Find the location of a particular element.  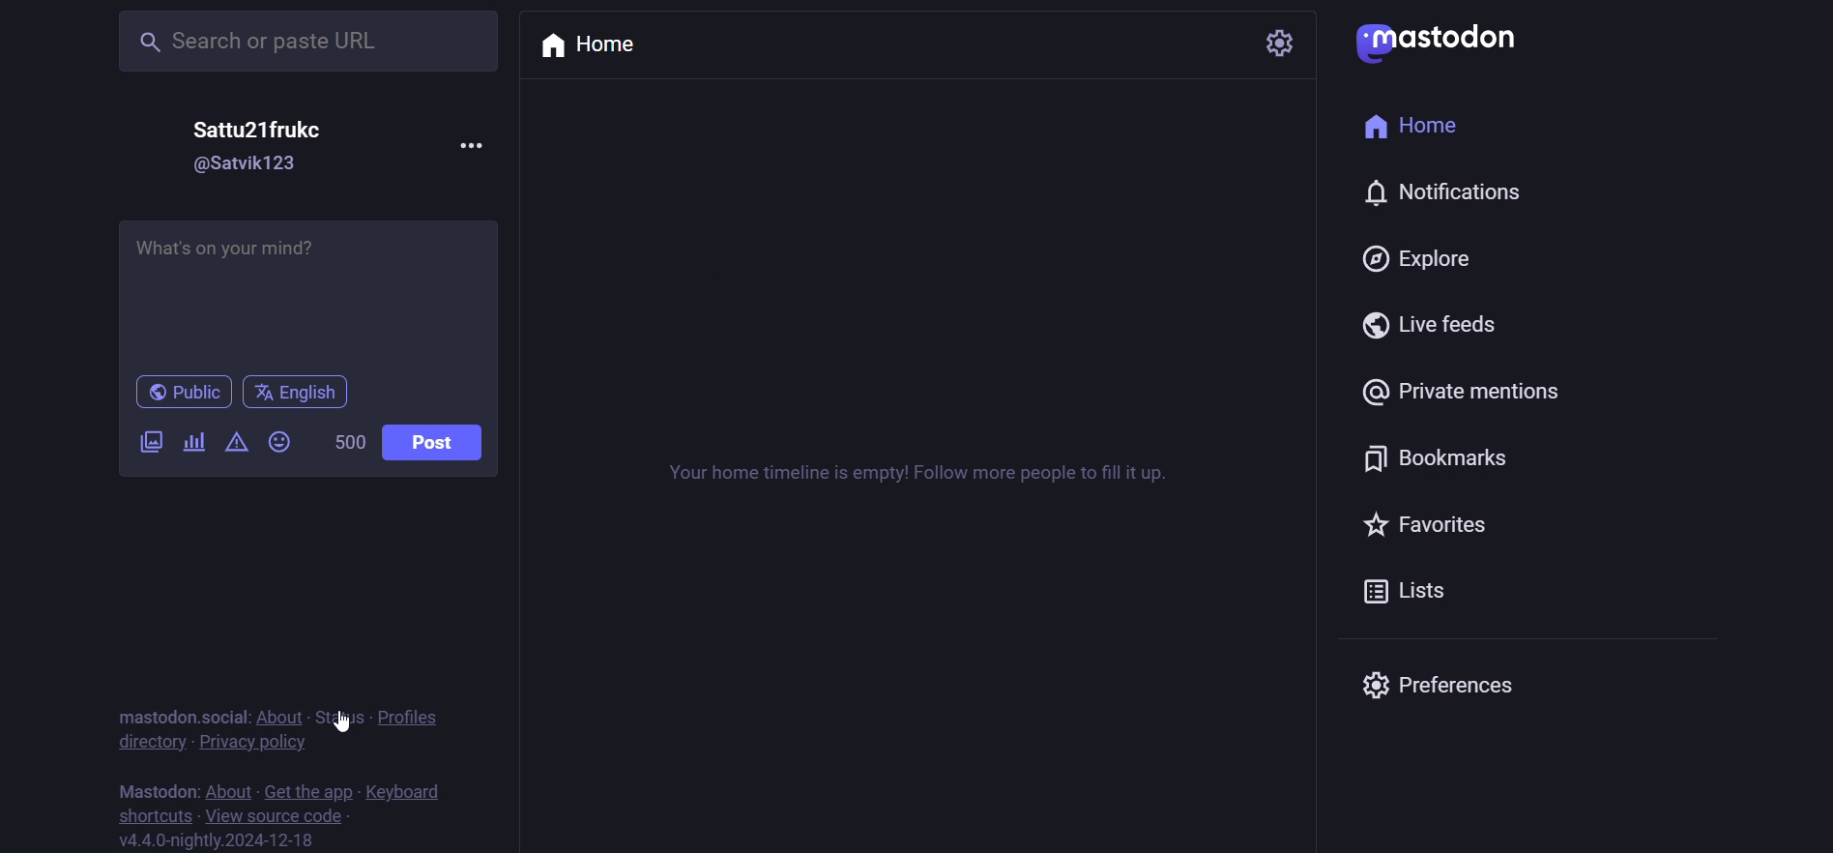

shortcut is located at coordinates (151, 814).